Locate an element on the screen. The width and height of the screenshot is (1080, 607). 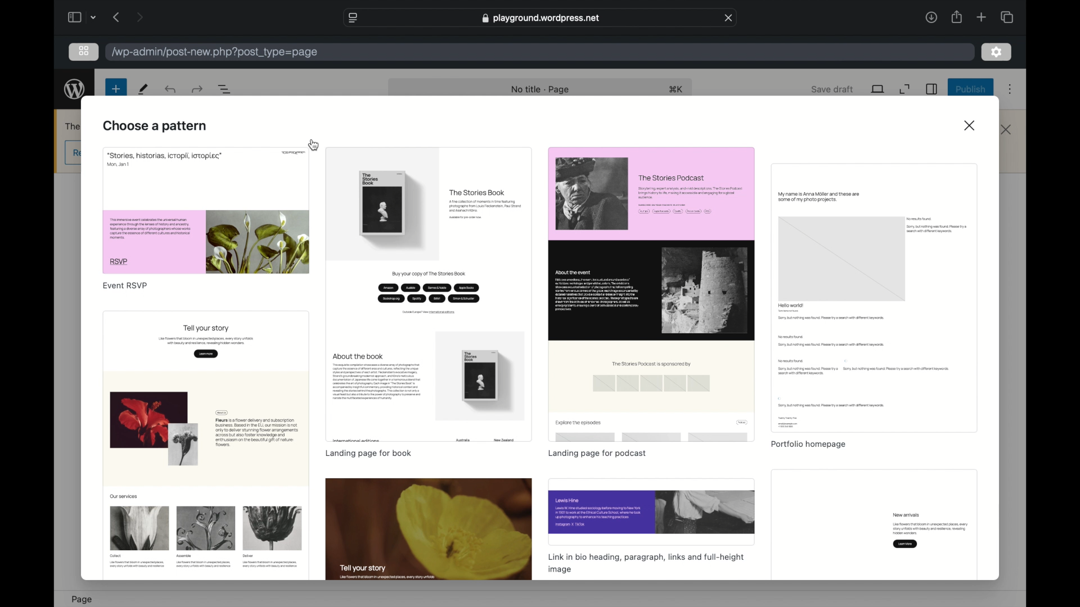
cursor is located at coordinates (315, 146).